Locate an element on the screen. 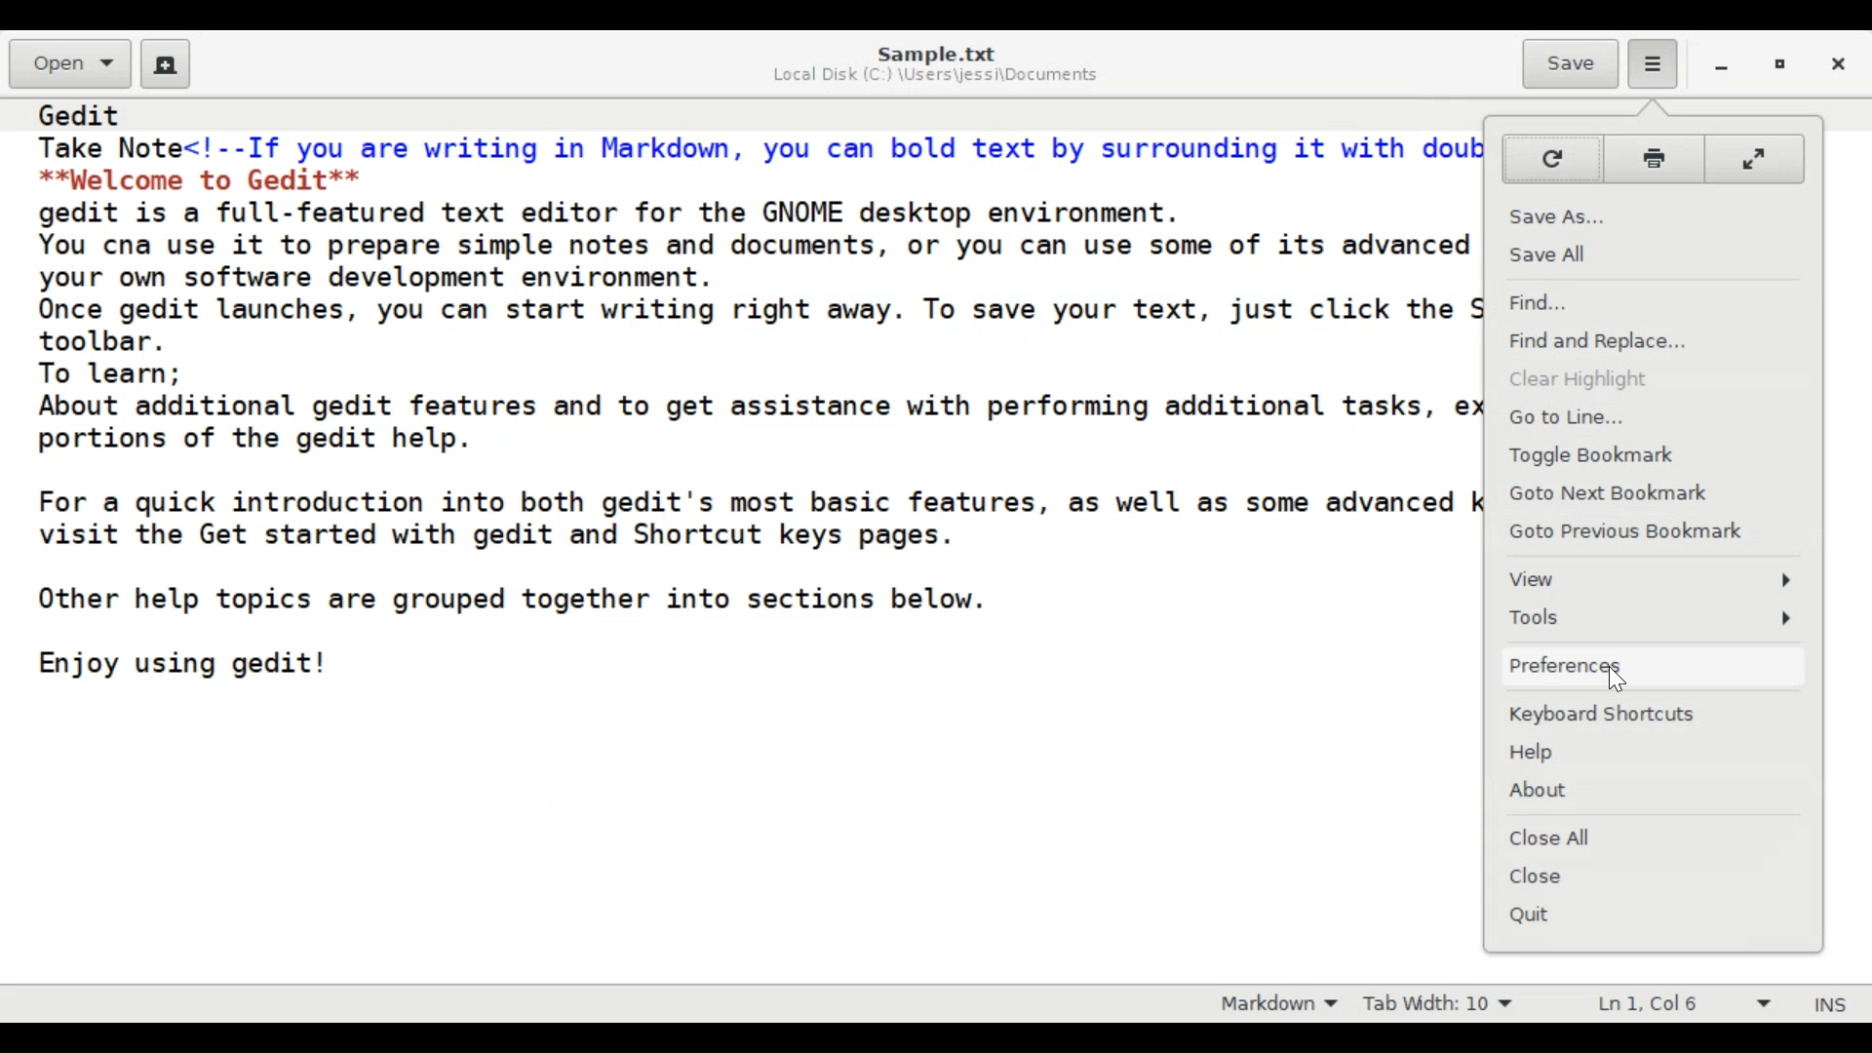 The image size is (1872, 1053). Gedit

Take Note<!--If you are writing in Markdown, you can bold text by surrounding it with double asterisks:-->
**Welcome to Gedit**

gedit is a full-featured text editor for the GNOME desktop environment.

You cna use it to prepare simple notes and documents, or you can use some of its advanced features, making it
your own software development environment.

Once gedit launches, you can start writing right away. To save your text, just click the Save icon in the gedit
toolbar.

To learn;

About additional gedit features and to get assistance with performing additional tasks, explore the other
portions of the gedit help.

For a quick introduction into both gedit's most basic features, as well as some advanced keyboard shortcuts,
visit the Get started with gedit and Shortcut keys pages.

Other help topics are grouped together into sections below.

Enjoy using gedit! is located at coordinates (751, 403).